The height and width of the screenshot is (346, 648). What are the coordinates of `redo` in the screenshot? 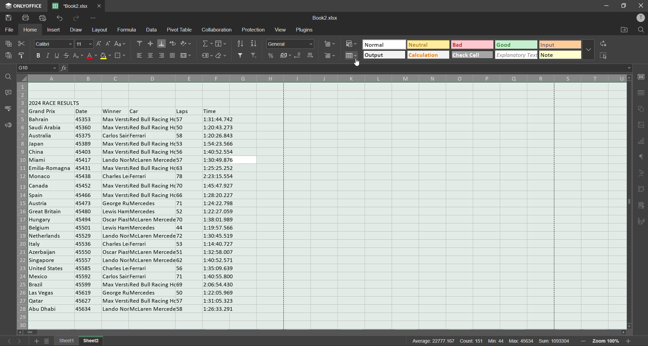 It's located at (75, 18).